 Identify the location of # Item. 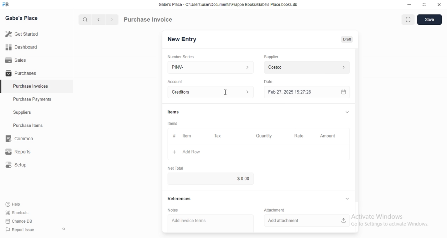
(187, 136).